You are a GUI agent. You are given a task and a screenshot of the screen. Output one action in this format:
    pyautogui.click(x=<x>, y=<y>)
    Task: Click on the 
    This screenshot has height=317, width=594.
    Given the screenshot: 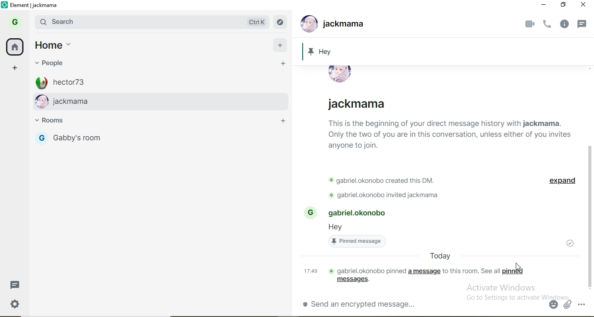 What is the action you would take?
    pyautogui.click(x=570, y=245)
    